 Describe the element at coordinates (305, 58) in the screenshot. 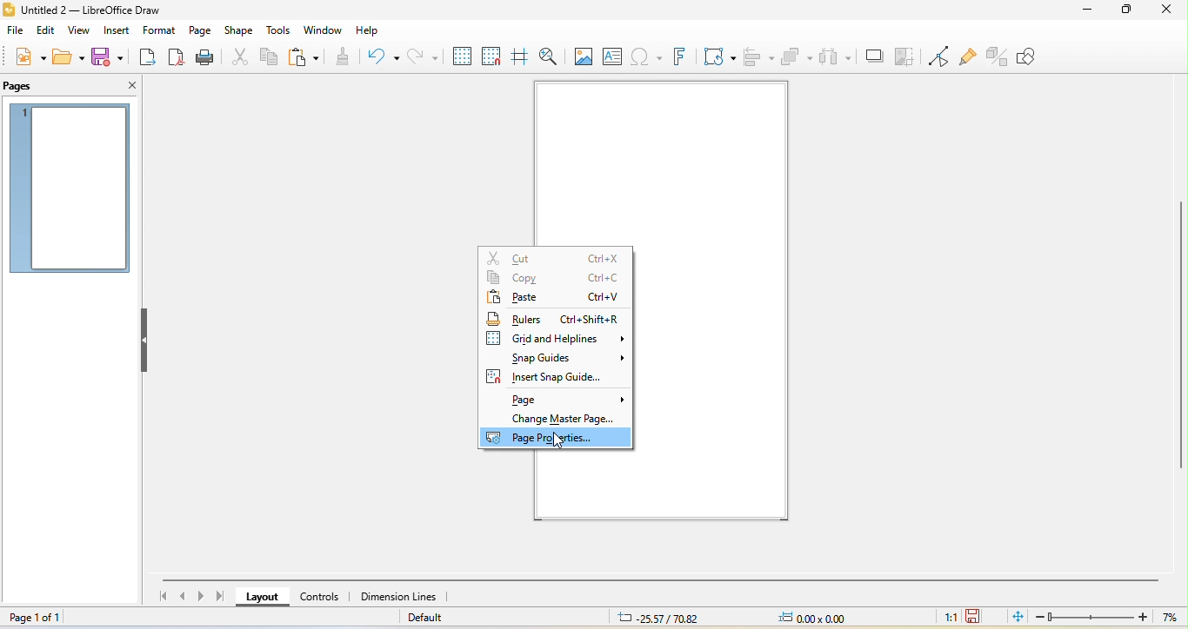

I see `paste` at that location.